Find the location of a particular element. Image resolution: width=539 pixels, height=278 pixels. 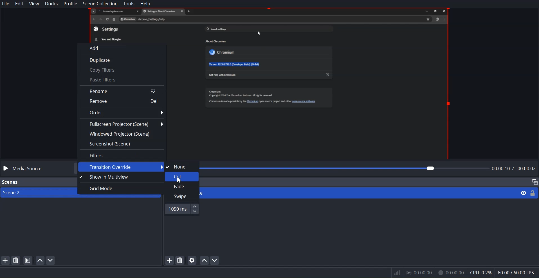

Show Multiview is located at coordinates (119, 177).